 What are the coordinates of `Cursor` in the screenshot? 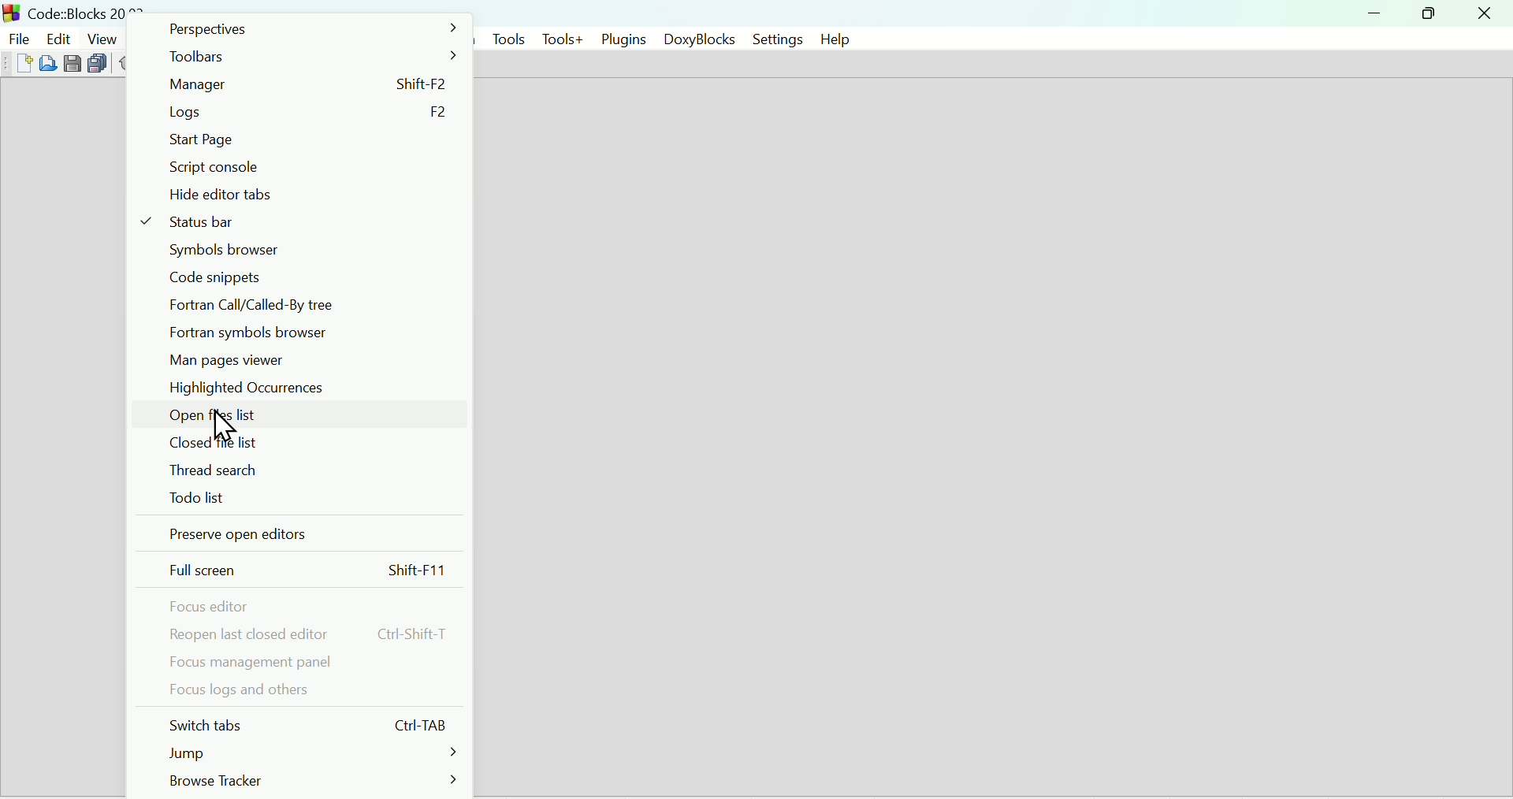 It's located at (220, 427).